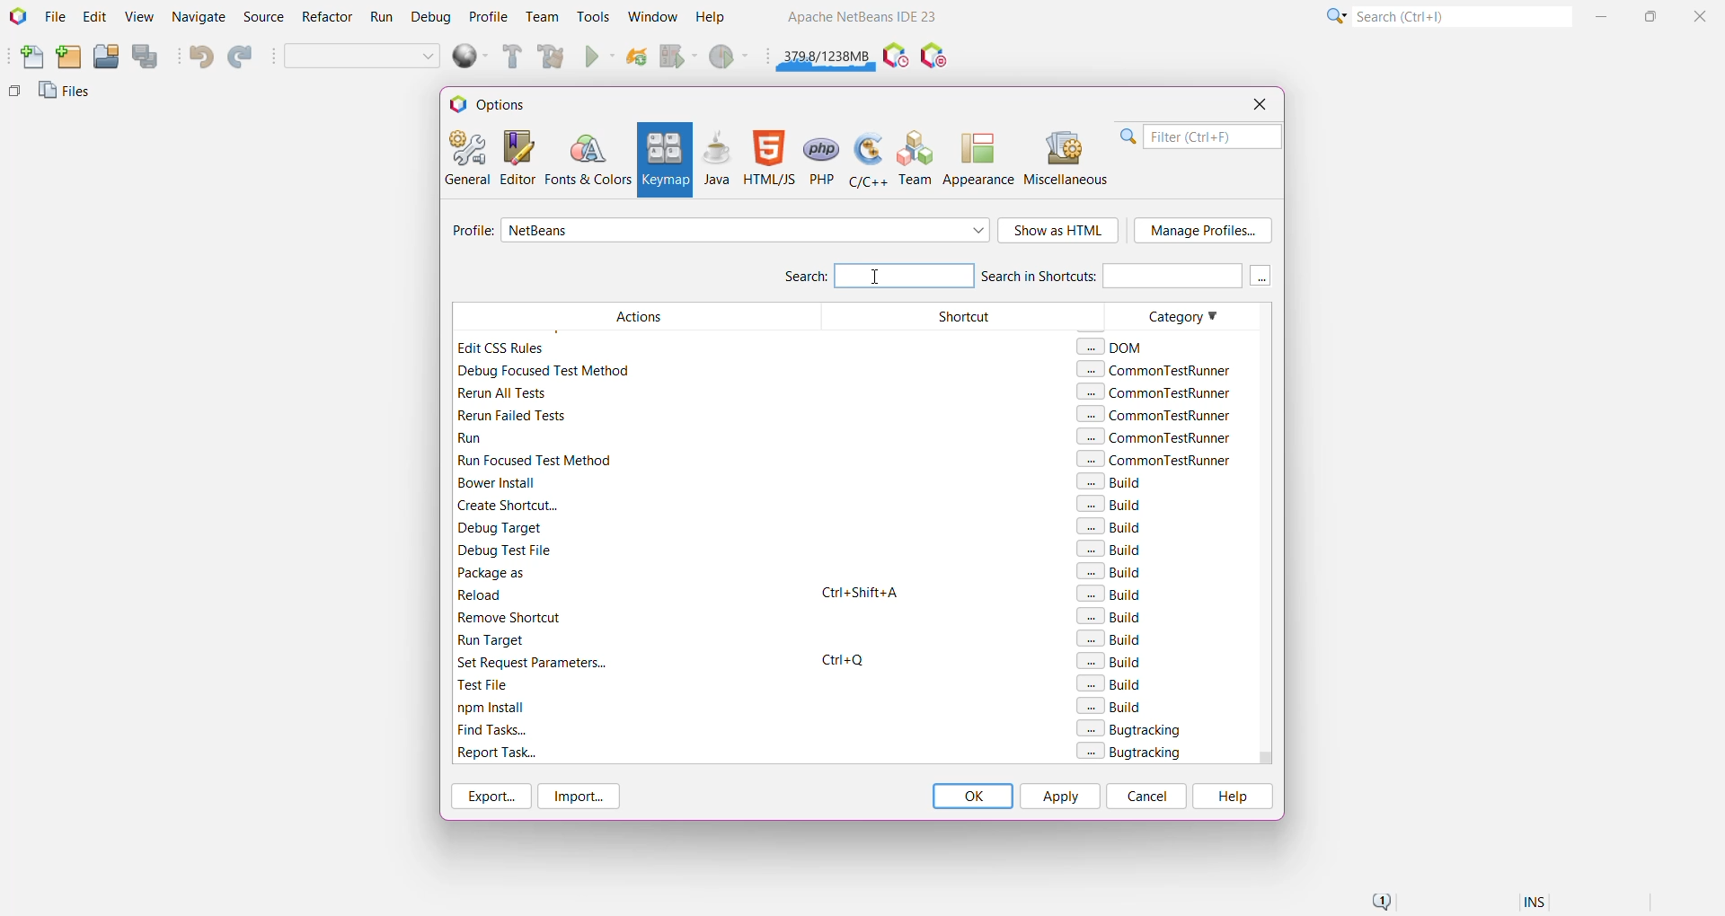 The image size is (1725, 916). Describe the element at coordinates (637, 58) in the screenshot. I see `Reload` at that location.